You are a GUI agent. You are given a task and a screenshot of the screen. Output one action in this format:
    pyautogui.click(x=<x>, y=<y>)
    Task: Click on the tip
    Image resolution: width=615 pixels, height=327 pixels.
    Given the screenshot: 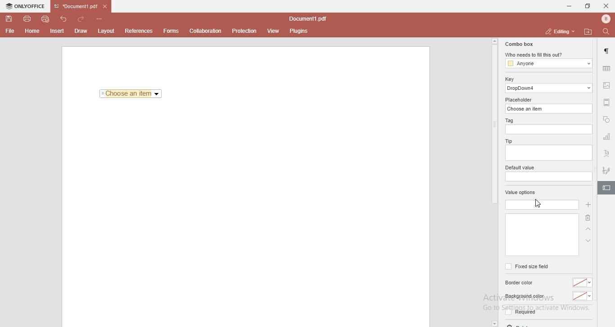 What is the action you would take?
    pyautogui.click(x=507, y=141)
    